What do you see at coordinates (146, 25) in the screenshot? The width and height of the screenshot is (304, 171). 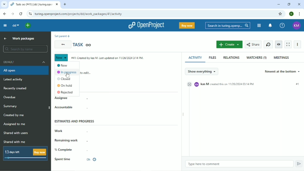 I see `OpenProject` at bounding box center [146, 25].